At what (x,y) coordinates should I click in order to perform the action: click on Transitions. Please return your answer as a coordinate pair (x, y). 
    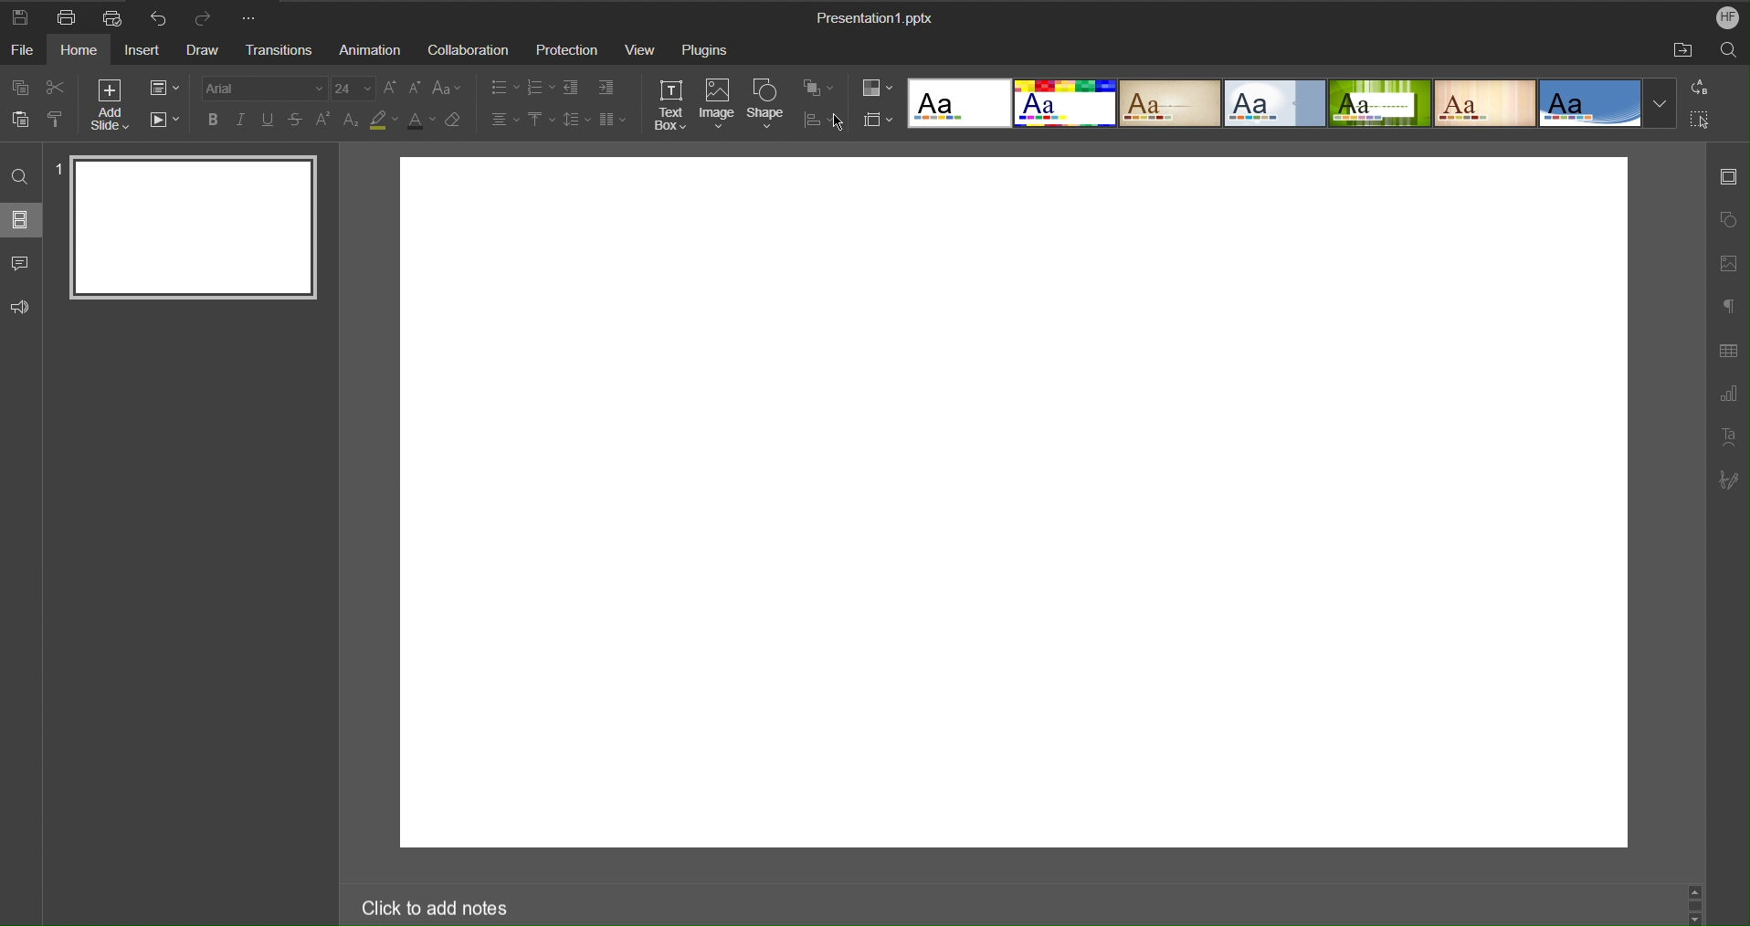
    Looking at the image, I should click on (279, 49).